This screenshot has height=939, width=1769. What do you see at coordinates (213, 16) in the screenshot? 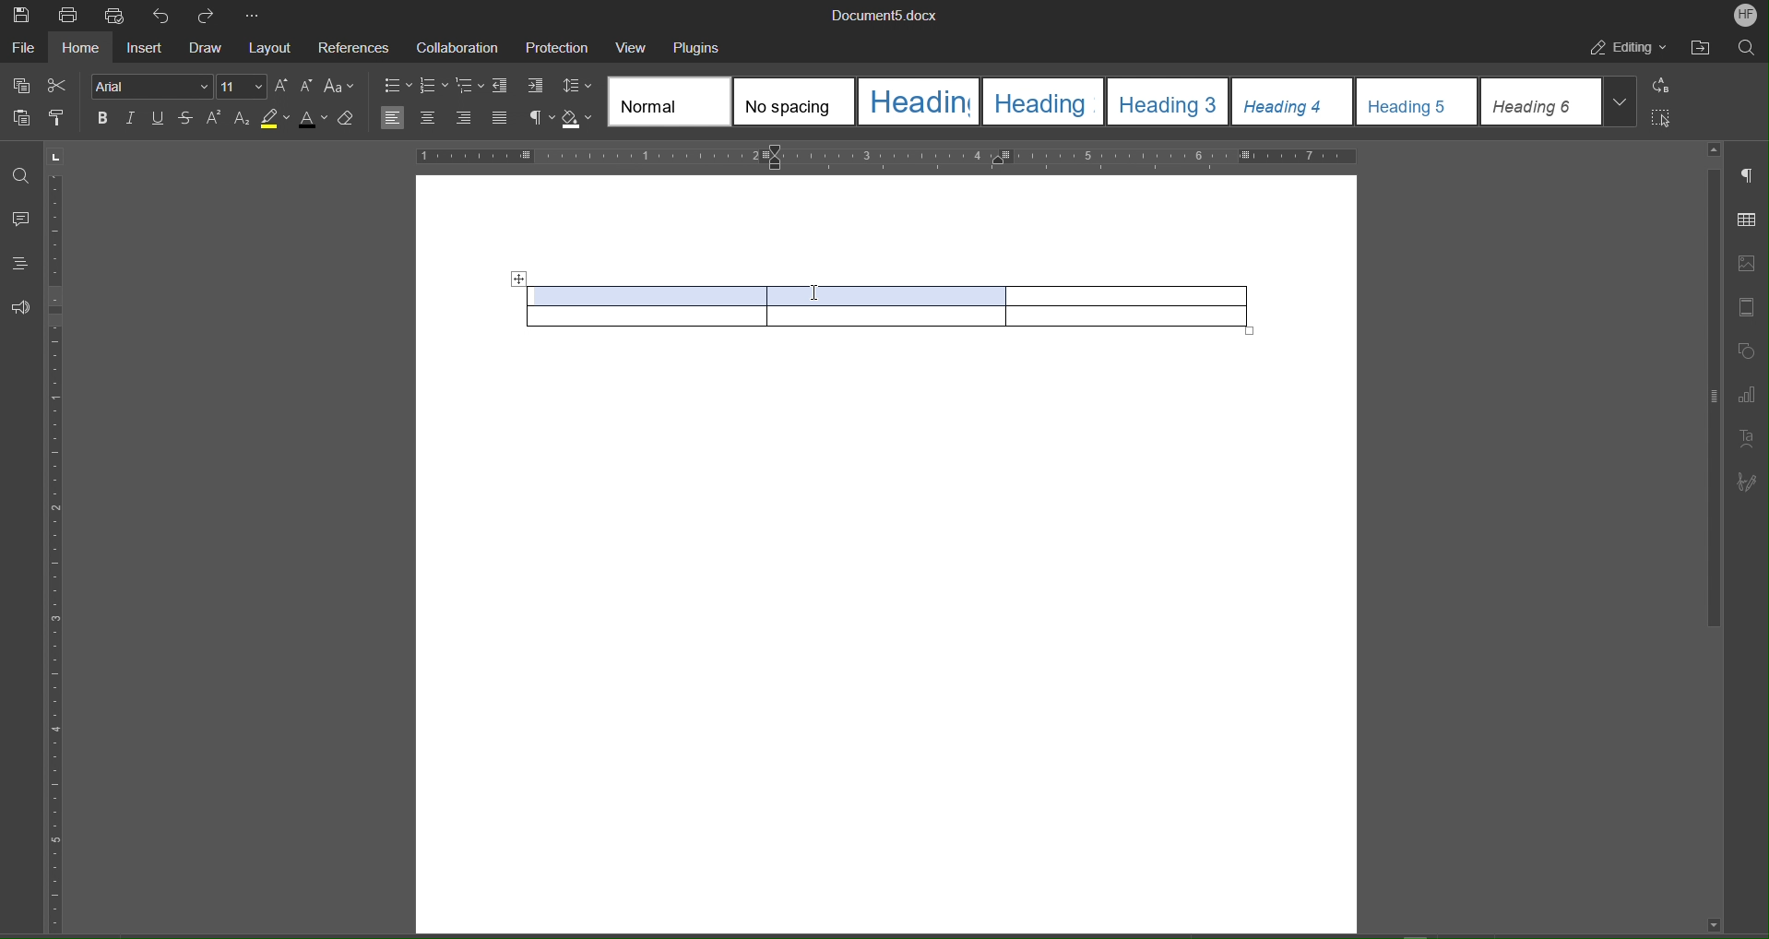
I see `Redo` at bounding box center [213, 16].